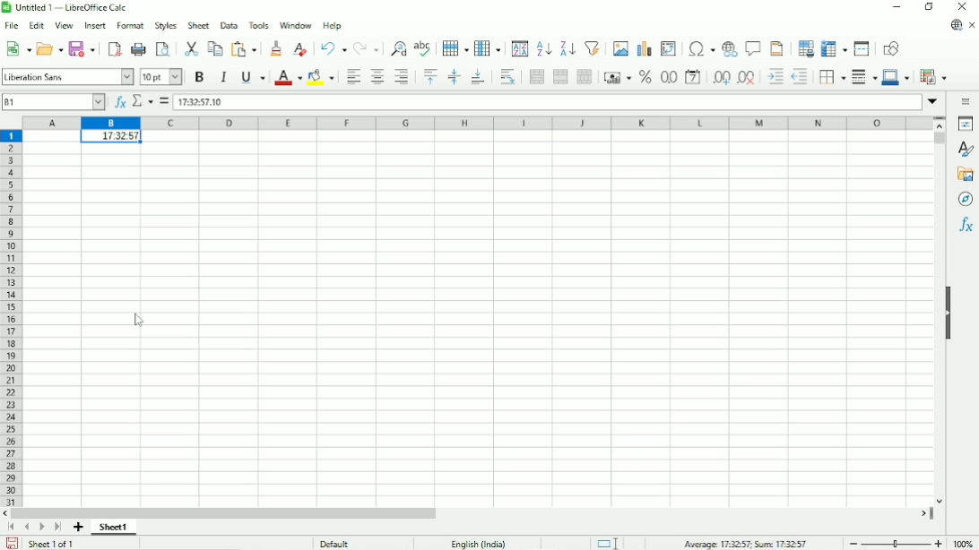  What do you see at coordinates (320, 76) in the screenshot?
I see `Background color` at bounding box center [320, 76].